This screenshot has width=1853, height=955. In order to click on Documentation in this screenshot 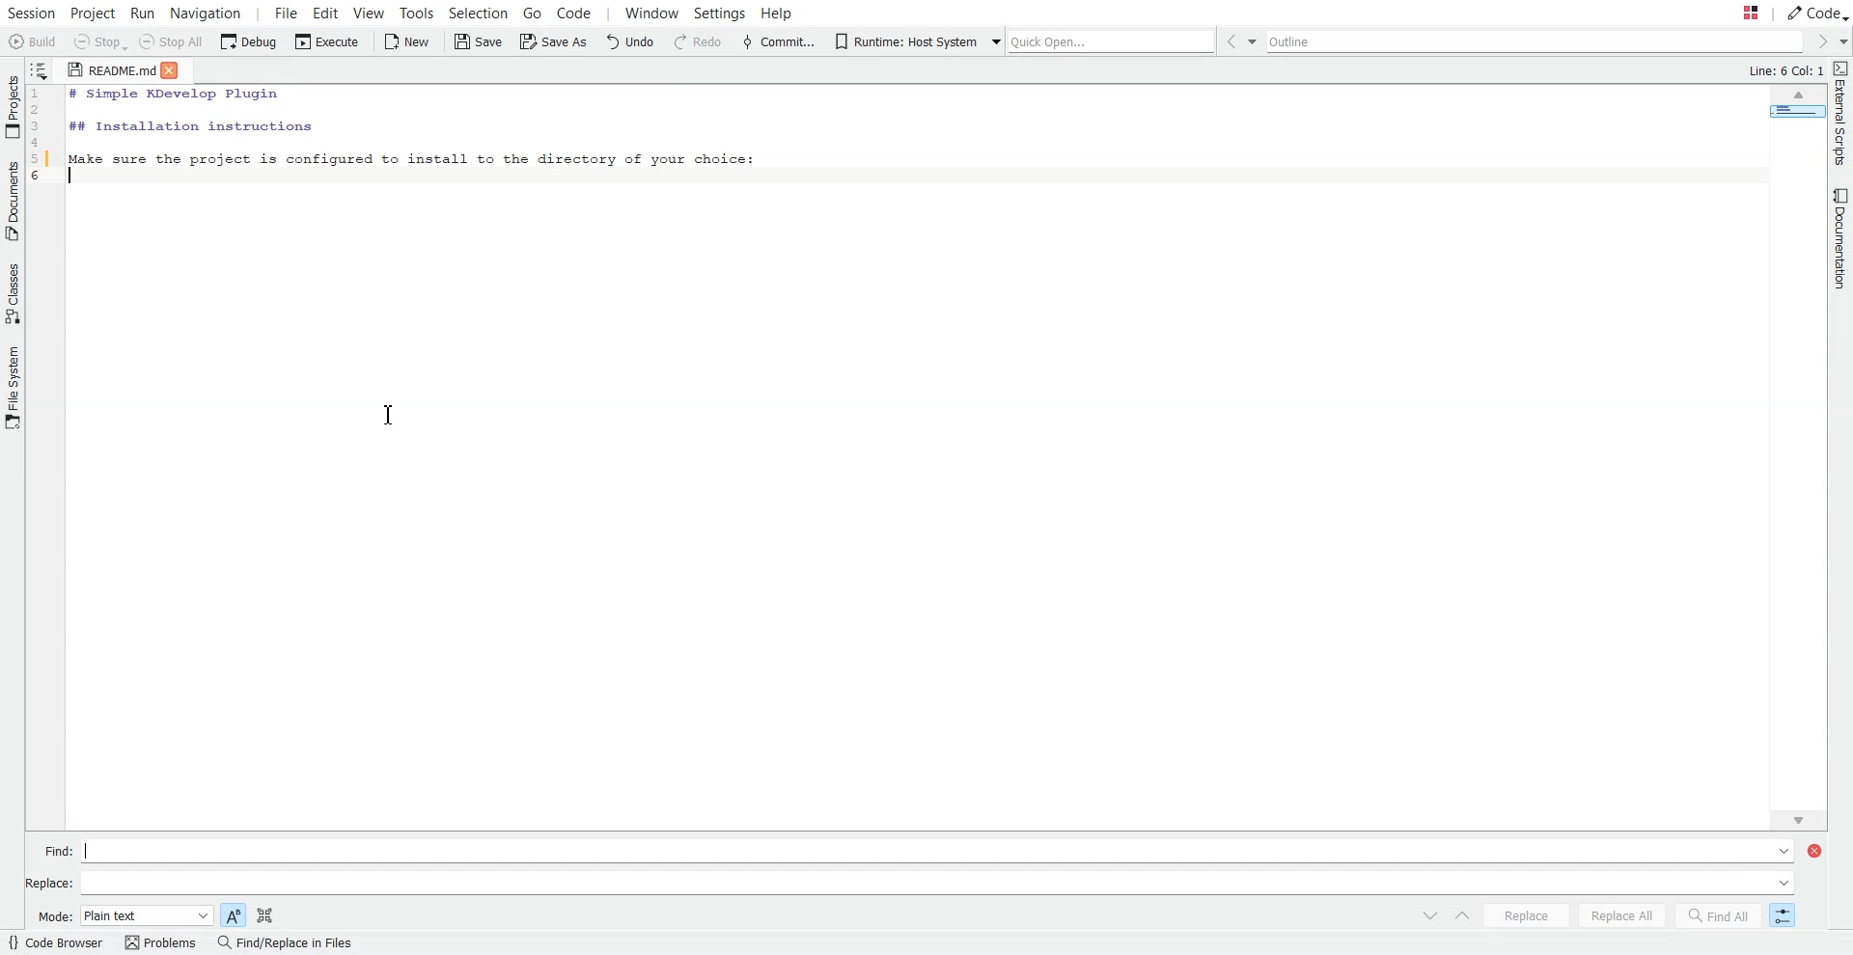, I will do `click(1836, 240)`.